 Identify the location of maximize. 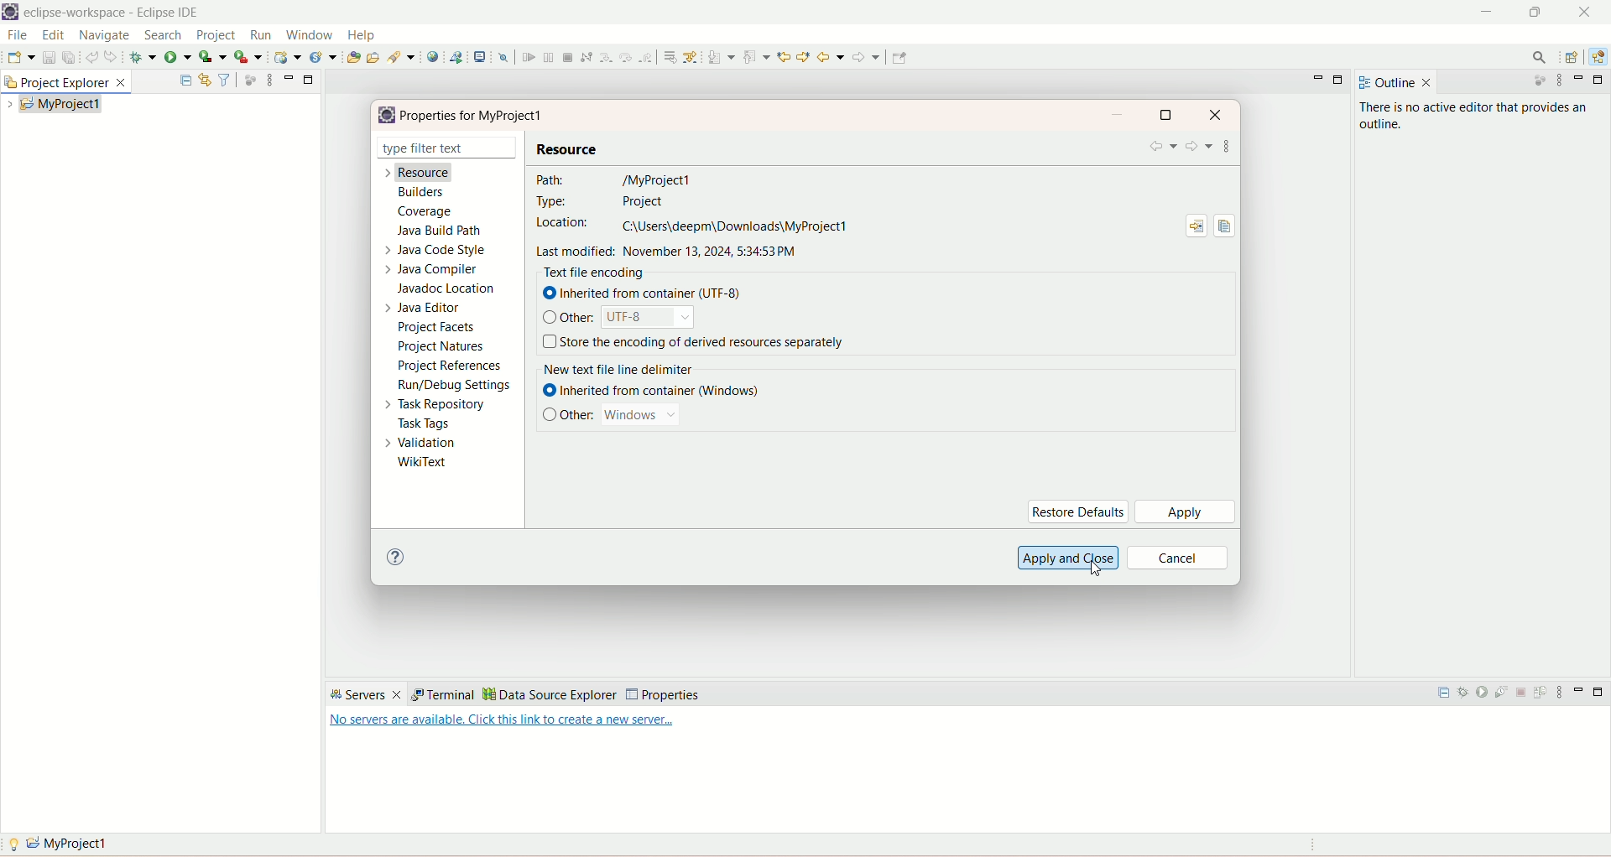
(1601, 81).